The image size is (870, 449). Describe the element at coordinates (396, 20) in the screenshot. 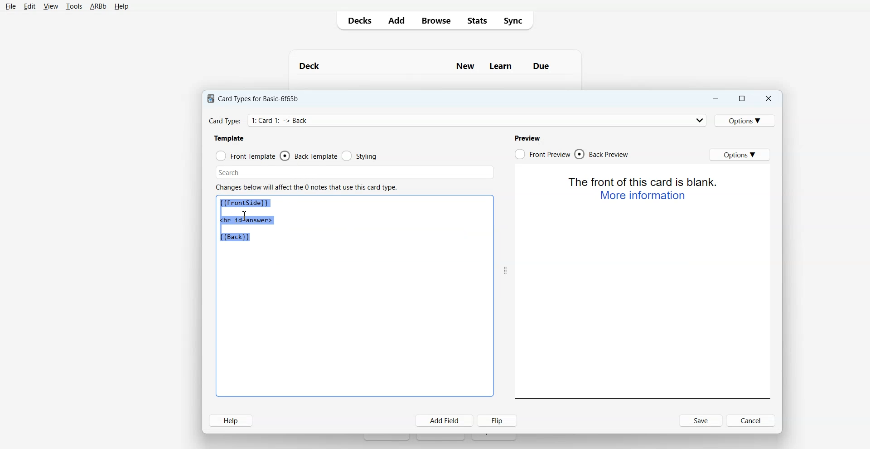

I see `Add` at that location.